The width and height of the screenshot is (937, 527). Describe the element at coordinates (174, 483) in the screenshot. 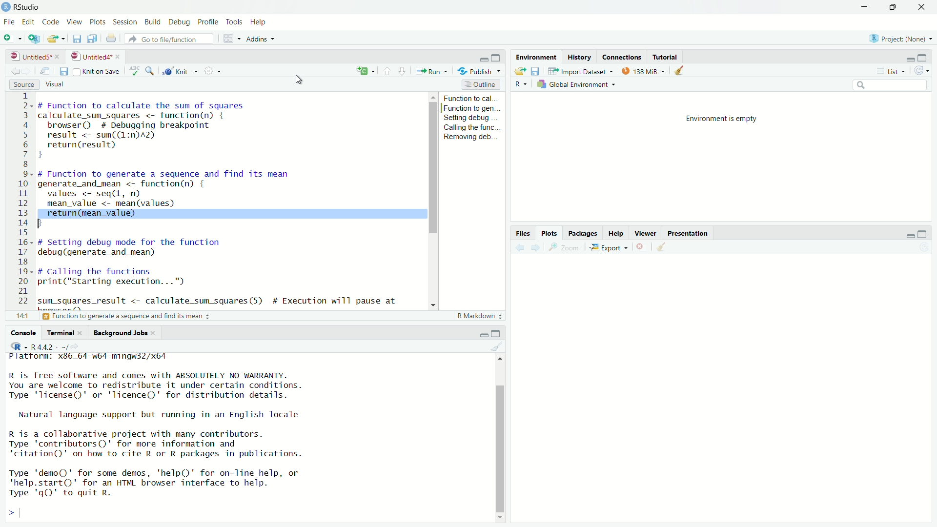

I see `Type 'demo()' for some demos, 'help()' for on-line help, or
'help.start()' for an HTML browser interface to help.
Type 'qgQ' to quit R.` at that location.